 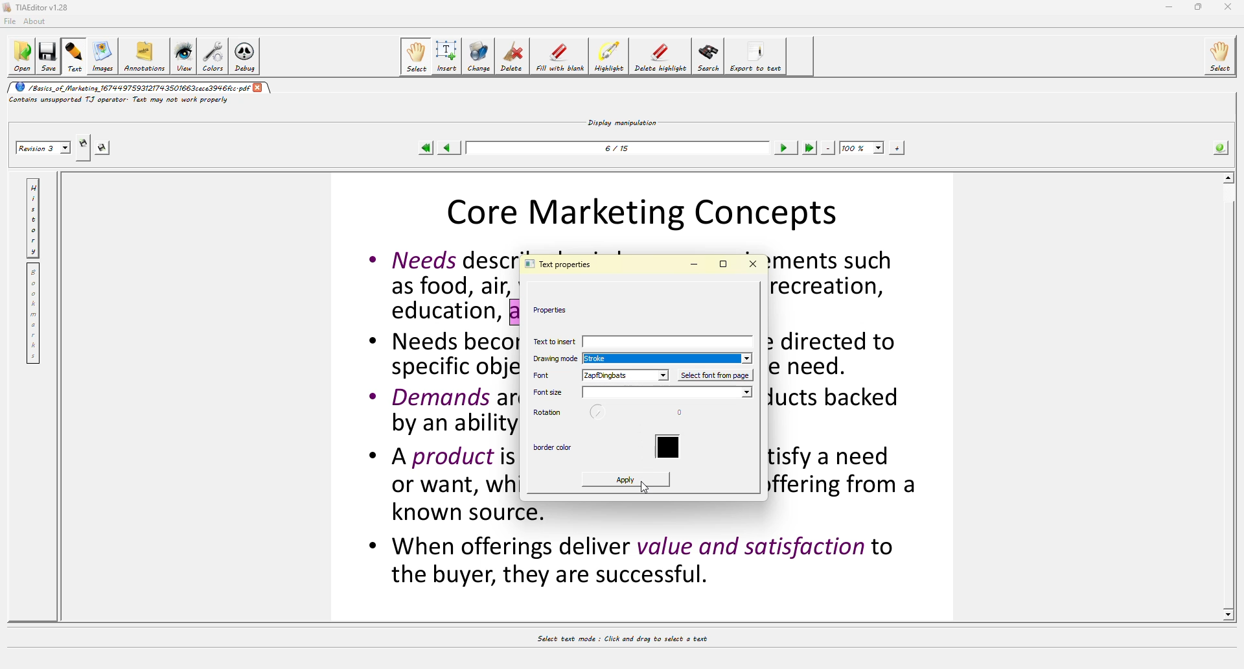 What do you see at coordinates (896, 148) in the screenshot?
I see `zoom in` at bounding box center [896, 148].